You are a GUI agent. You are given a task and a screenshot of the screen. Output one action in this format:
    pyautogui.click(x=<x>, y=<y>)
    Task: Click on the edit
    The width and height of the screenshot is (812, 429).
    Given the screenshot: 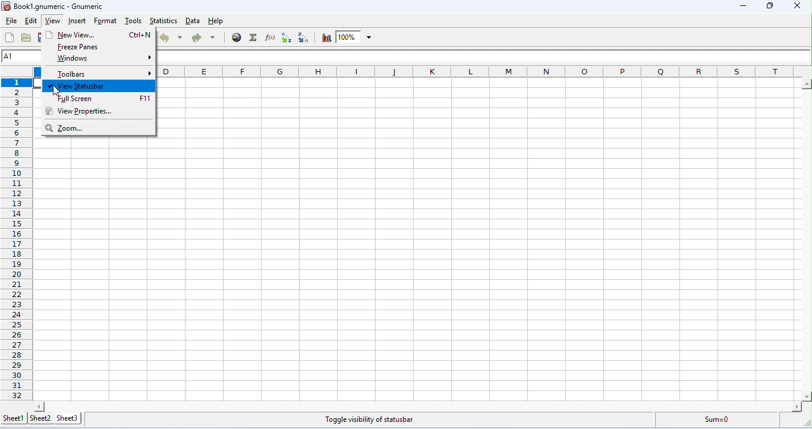 What is the action you would take?
    pyautogui.click(x=31, y=21)
    